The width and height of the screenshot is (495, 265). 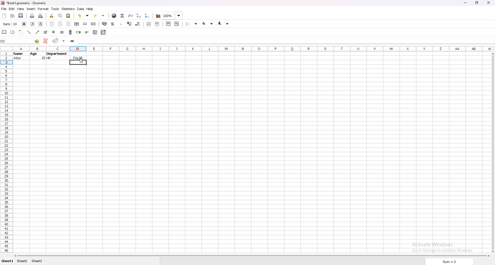 What do you see at coordinates (68, 24) in the screenshot?
I see `right align` at bounding box center [68, 24].